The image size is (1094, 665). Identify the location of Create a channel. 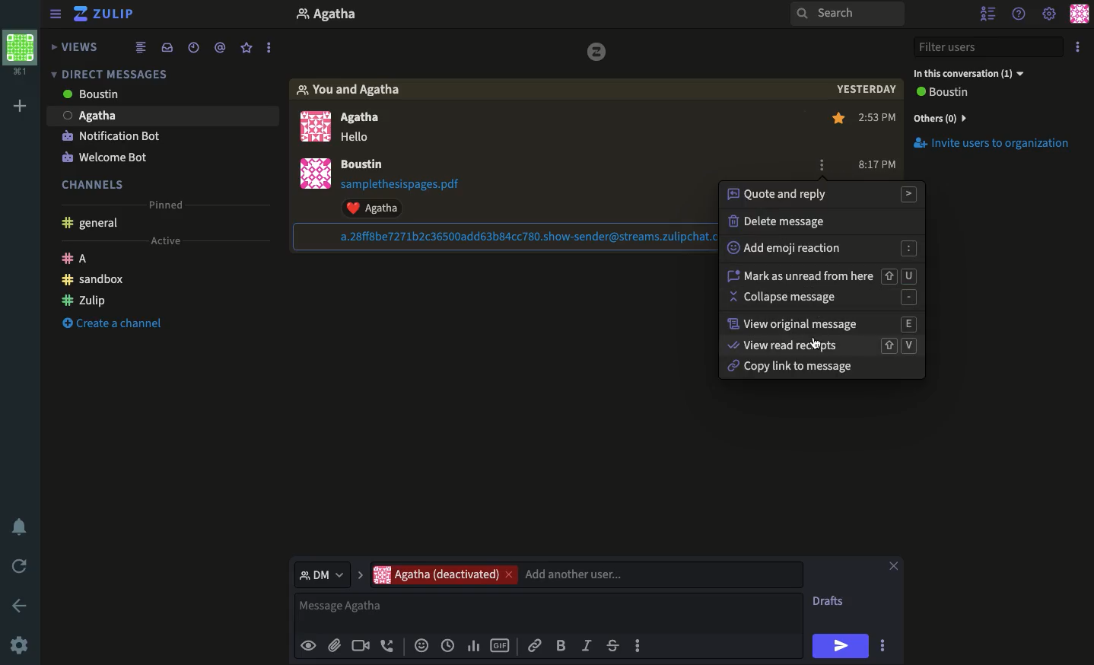
(109, 325).